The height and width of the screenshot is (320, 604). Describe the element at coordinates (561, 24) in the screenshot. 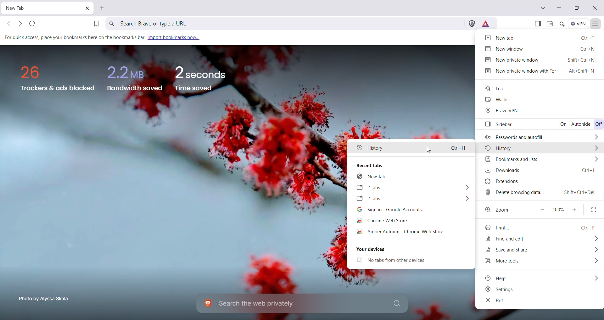

I see `Leo AI` at that location.